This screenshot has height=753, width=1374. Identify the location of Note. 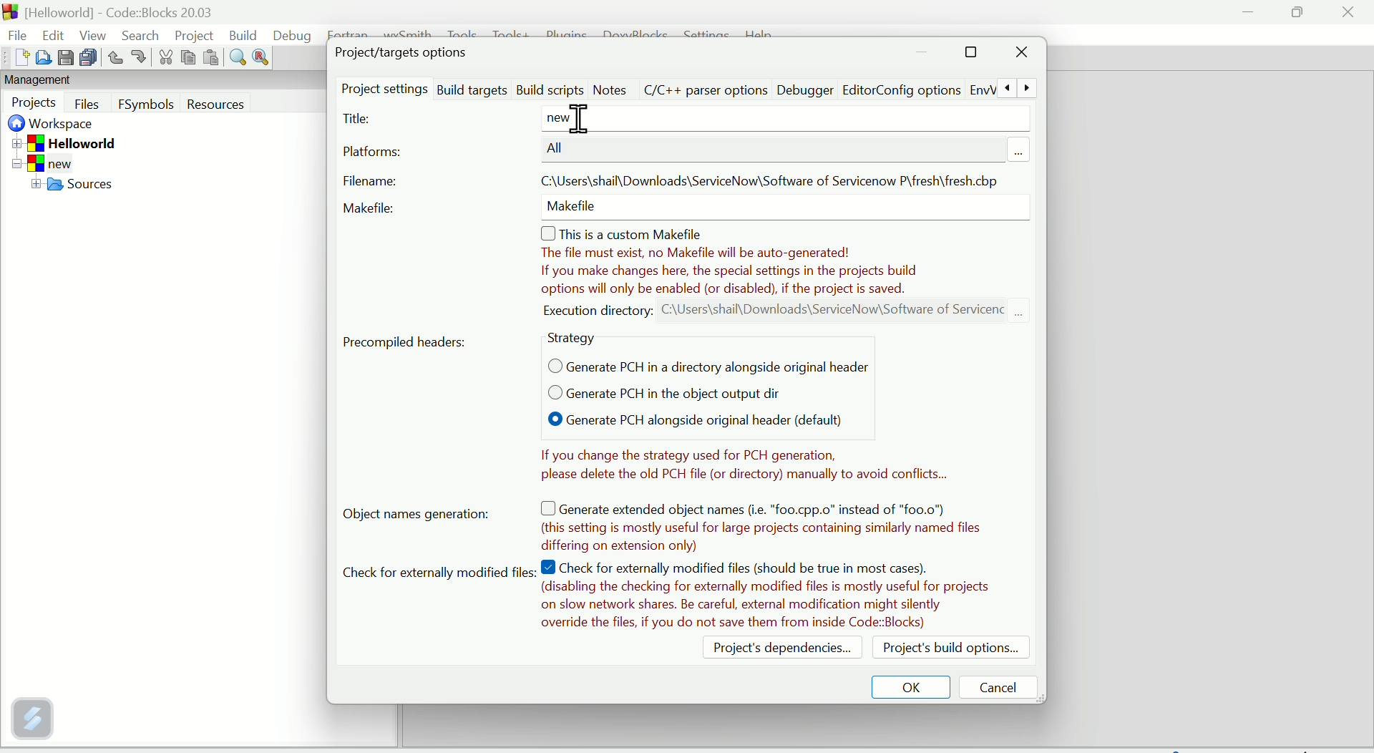
(766, 596).